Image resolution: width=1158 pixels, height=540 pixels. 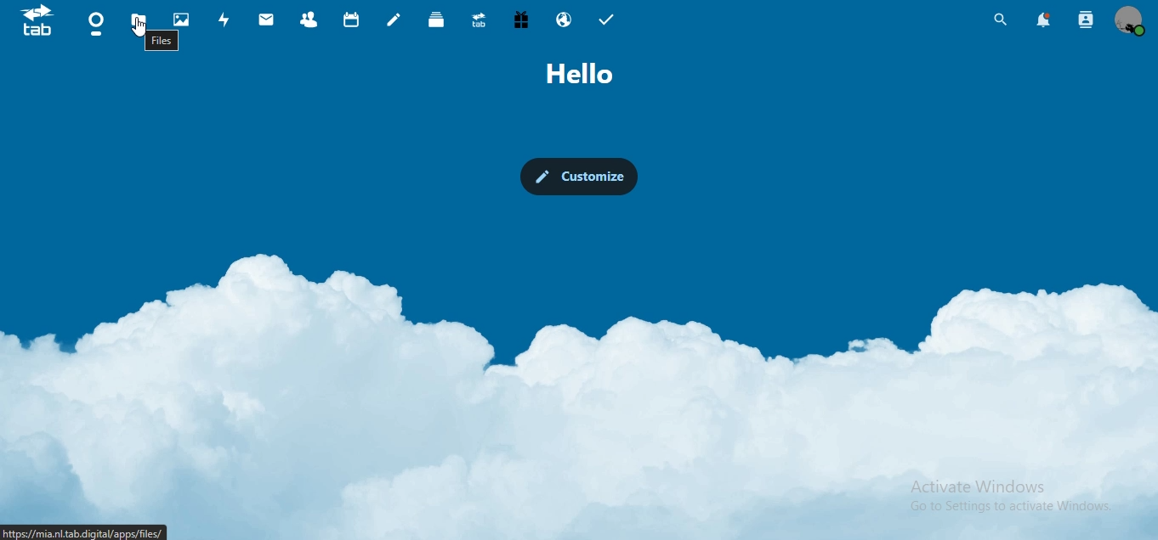 What do you see at coordinates (1131, 20) in the screenshot?
I see `view profile` at bounding box center [1131, 20].